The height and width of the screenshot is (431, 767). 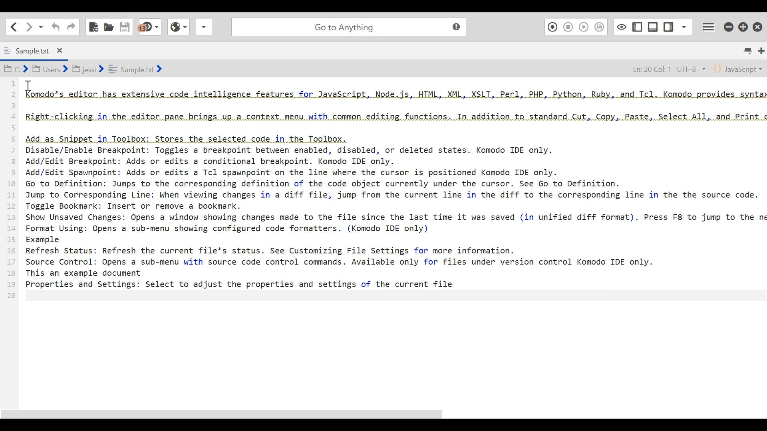 What do you see at coordinates (744, 26) in the screenshot?
I see `Restore` at bounding box center [744, 26].